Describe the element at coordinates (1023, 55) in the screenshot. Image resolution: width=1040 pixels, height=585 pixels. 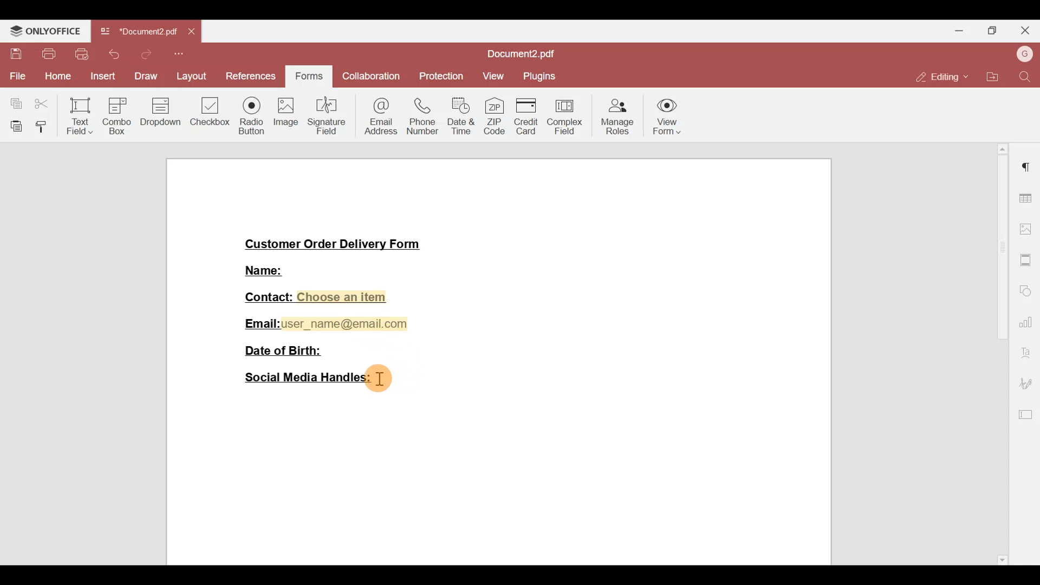
I see `Username` at that location.